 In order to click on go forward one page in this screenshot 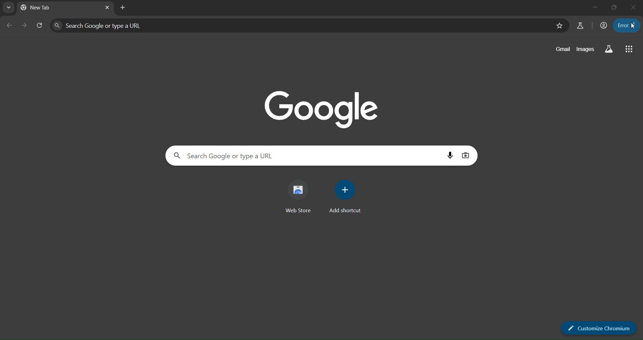, I will do `click(25, 25)`.